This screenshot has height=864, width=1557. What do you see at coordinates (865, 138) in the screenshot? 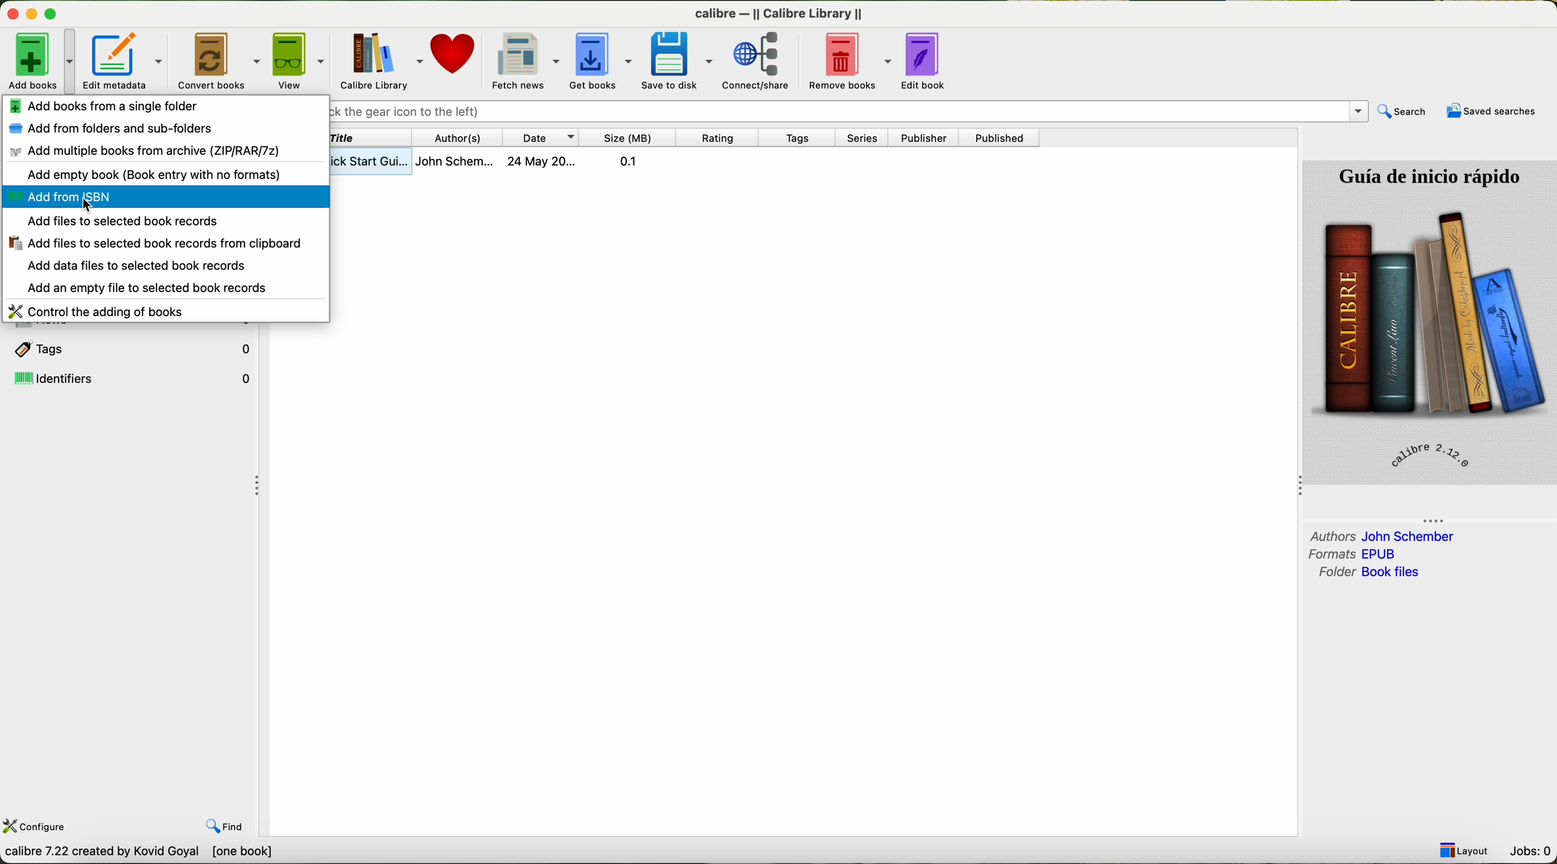
I see `series` at bounding box center [865, 138].